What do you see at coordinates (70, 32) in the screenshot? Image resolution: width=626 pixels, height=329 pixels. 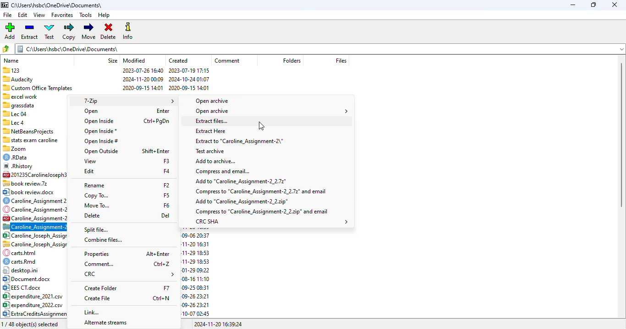 I see `copy` at bounding box center [70, 32].